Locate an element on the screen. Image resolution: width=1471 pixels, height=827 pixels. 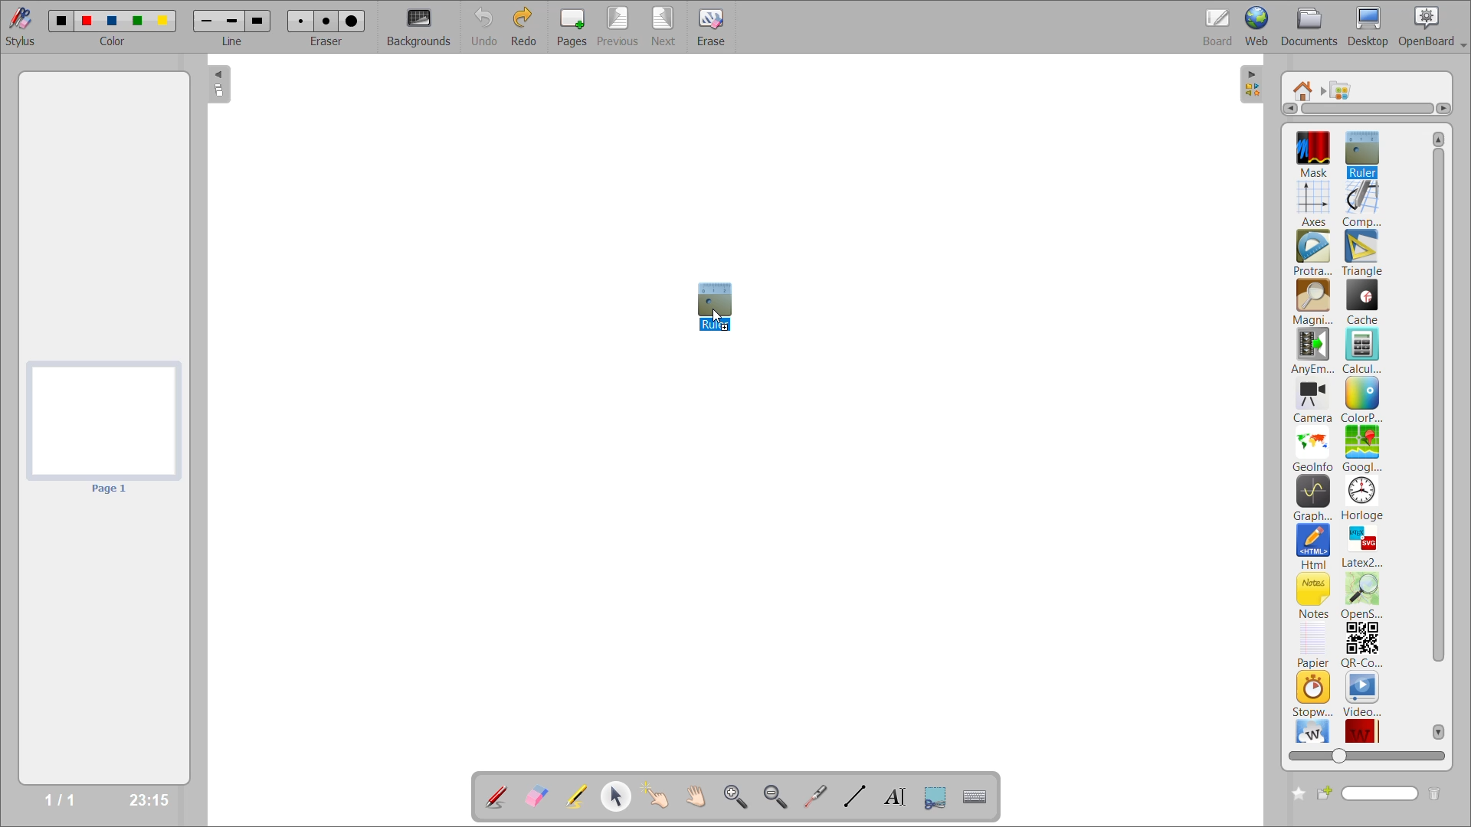
wikipedia is located at coordinates (1312, 731).